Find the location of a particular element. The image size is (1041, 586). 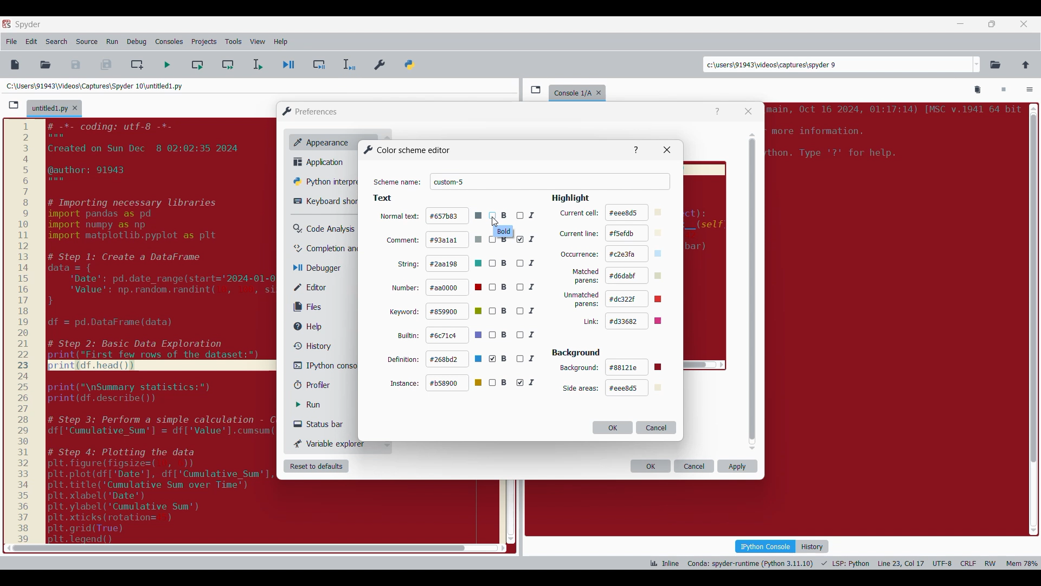

 is located at coordinates (637, 149).